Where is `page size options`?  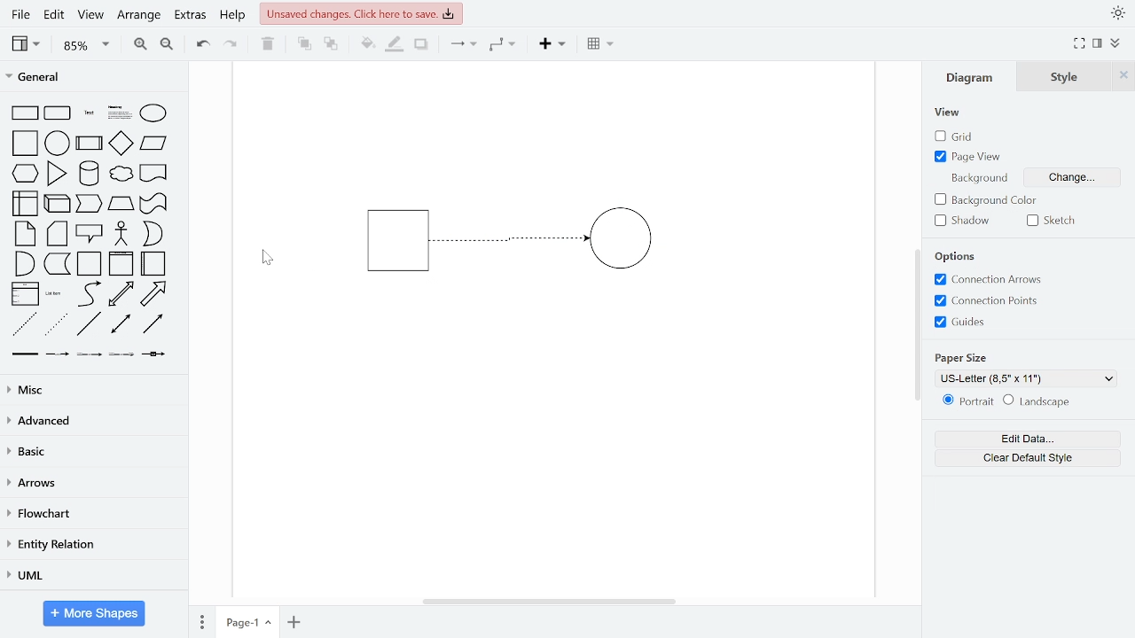 page size options is located at coordinates (971, 357).